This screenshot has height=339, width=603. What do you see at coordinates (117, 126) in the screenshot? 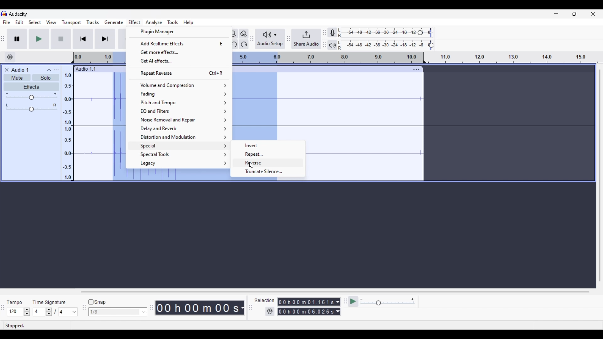
I see `Portion of recorded audio track selected` at bounding box center [117, 126].